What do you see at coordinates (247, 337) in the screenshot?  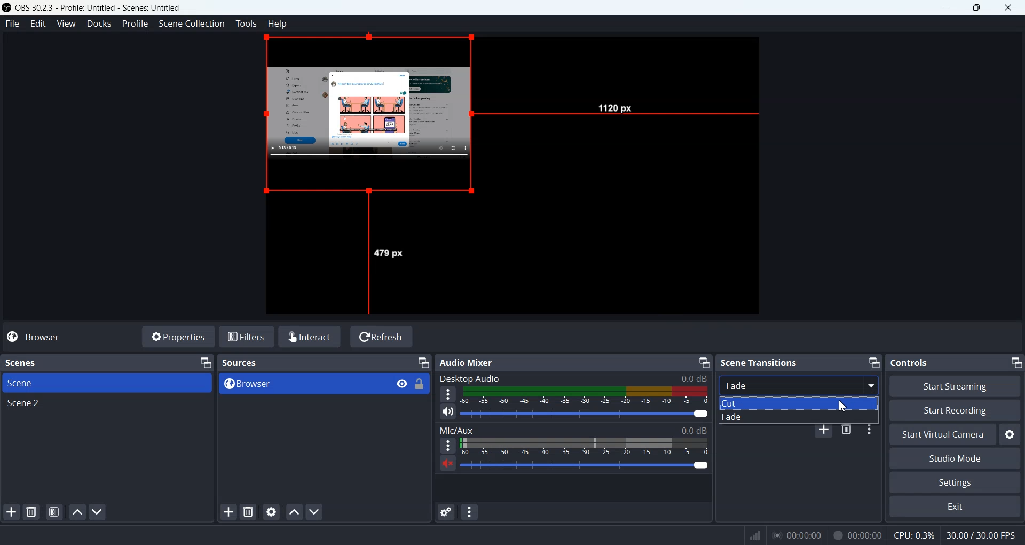 I see `Filters` at bounding box center [247, 337].